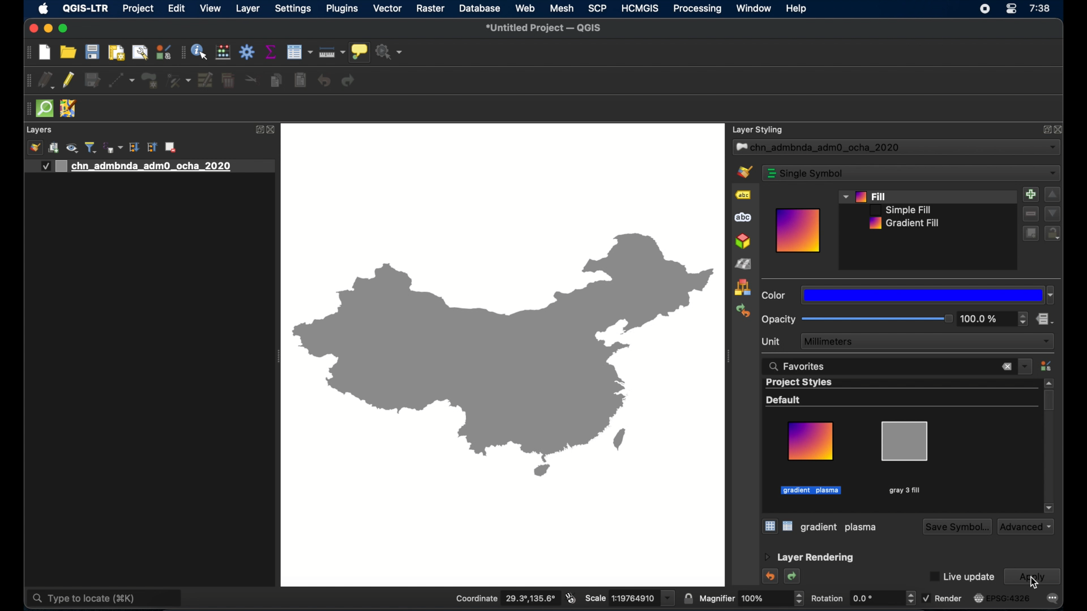 The height and width of the screenshot is (611, 1087). Describe the element at coordinates (46, 80) in the screenshot. I see `current layer edits` at that location.